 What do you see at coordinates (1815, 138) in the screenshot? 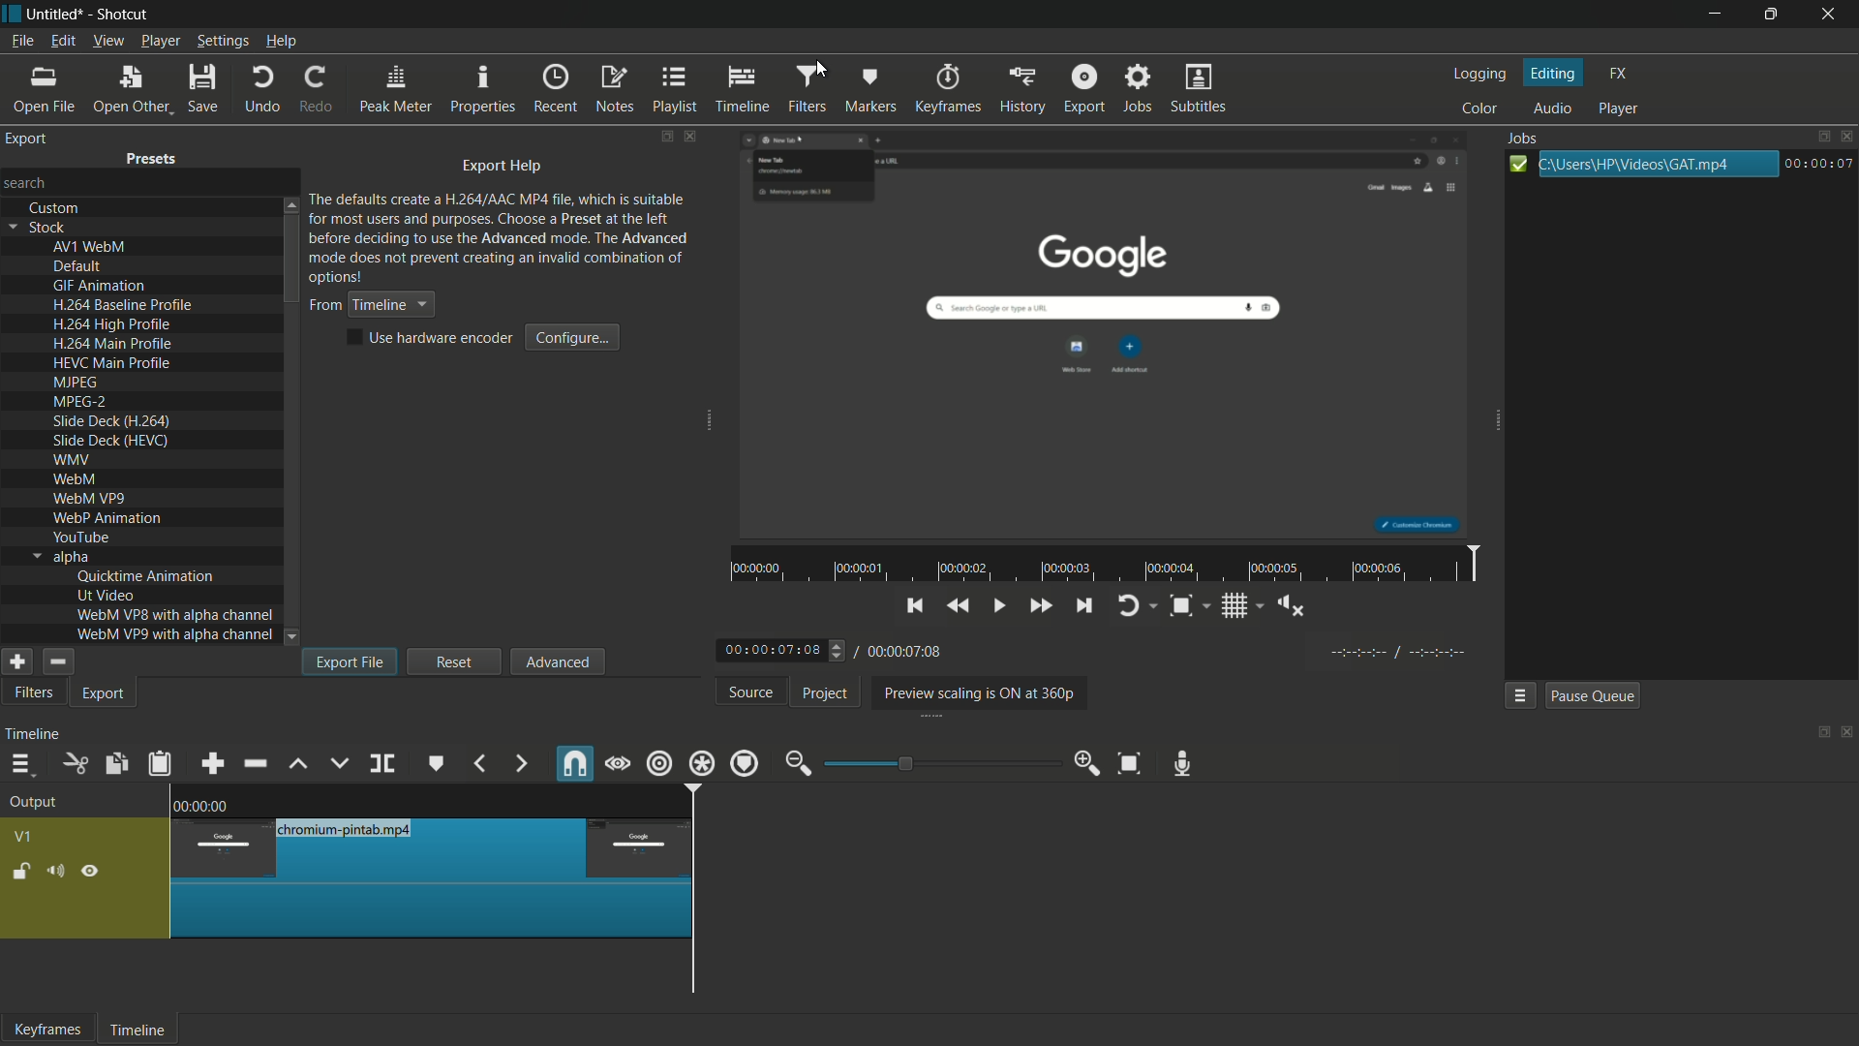
I see `change layout` at bounding box center [1815, 138].